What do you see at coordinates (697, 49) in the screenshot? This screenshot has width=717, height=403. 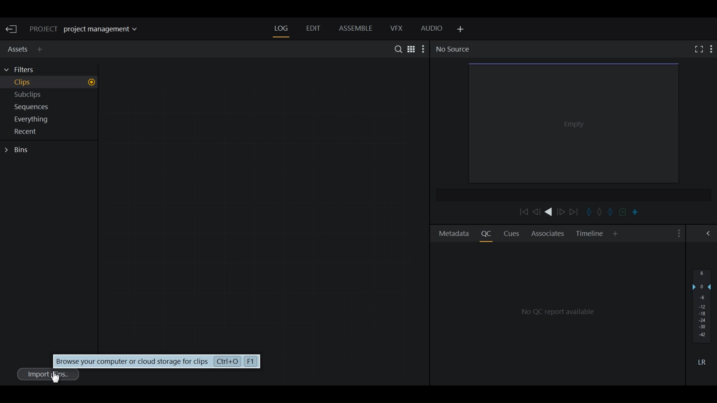 I see `Fullscreen` at bounding box center [697, 49].